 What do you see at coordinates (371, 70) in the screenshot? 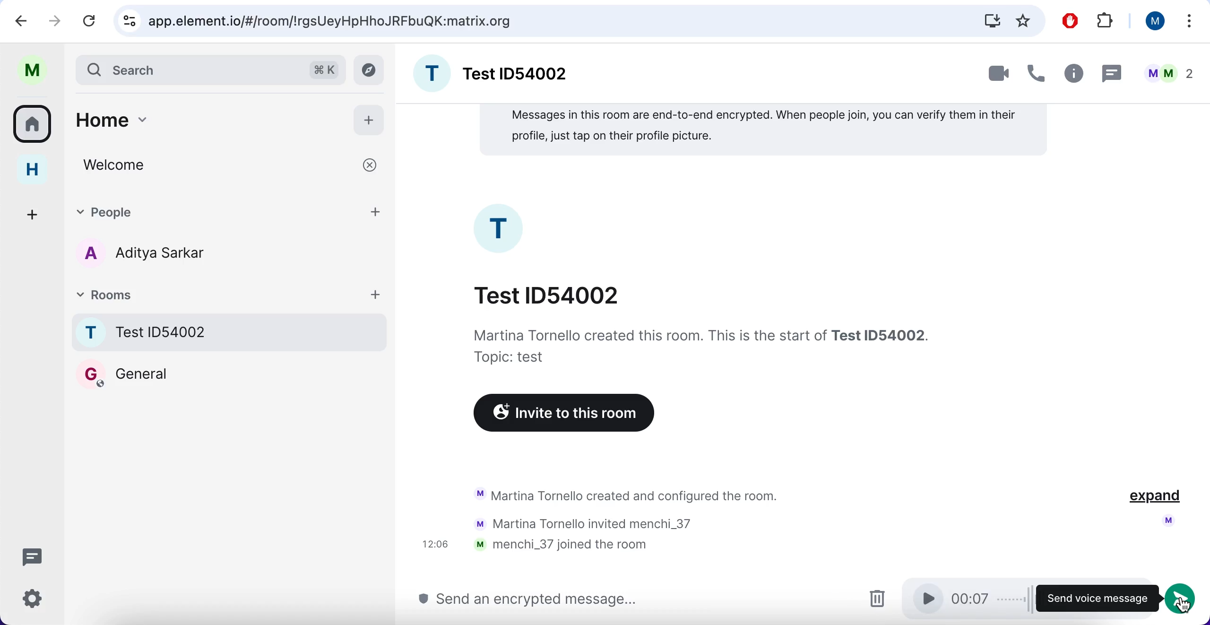
I see `explore rooms` at bounding box center [371, 70].